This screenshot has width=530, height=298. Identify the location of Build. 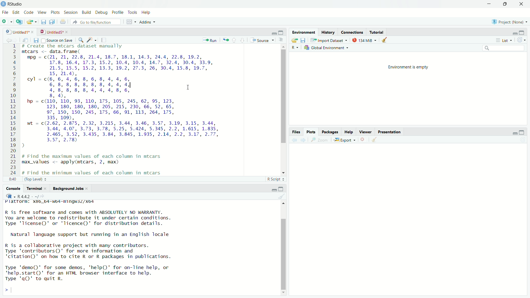
(86, 12).